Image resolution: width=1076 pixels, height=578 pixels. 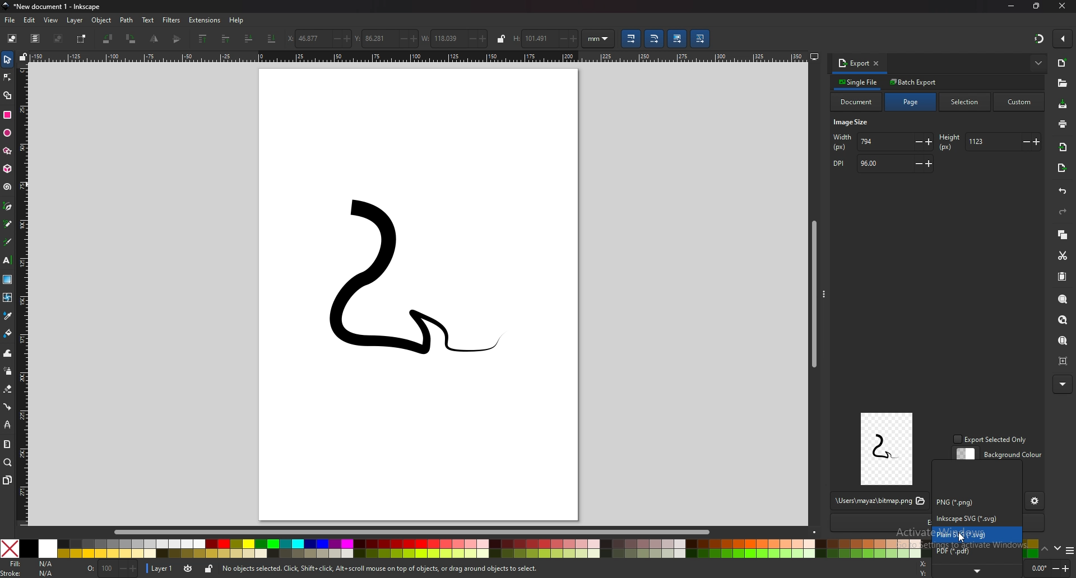 What do you see at coordinates (172, 20) in the screenshot?
I see `filters` at bounding box center [172, 20].